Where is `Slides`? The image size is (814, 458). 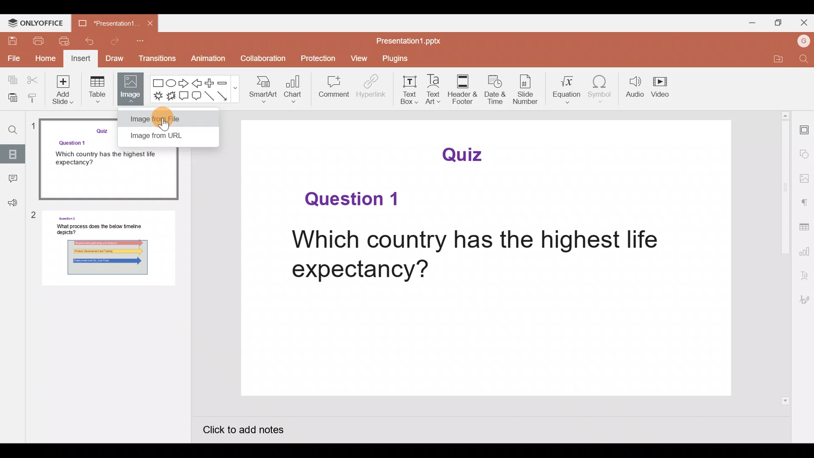
Slides is located at coordinates (14, 154).